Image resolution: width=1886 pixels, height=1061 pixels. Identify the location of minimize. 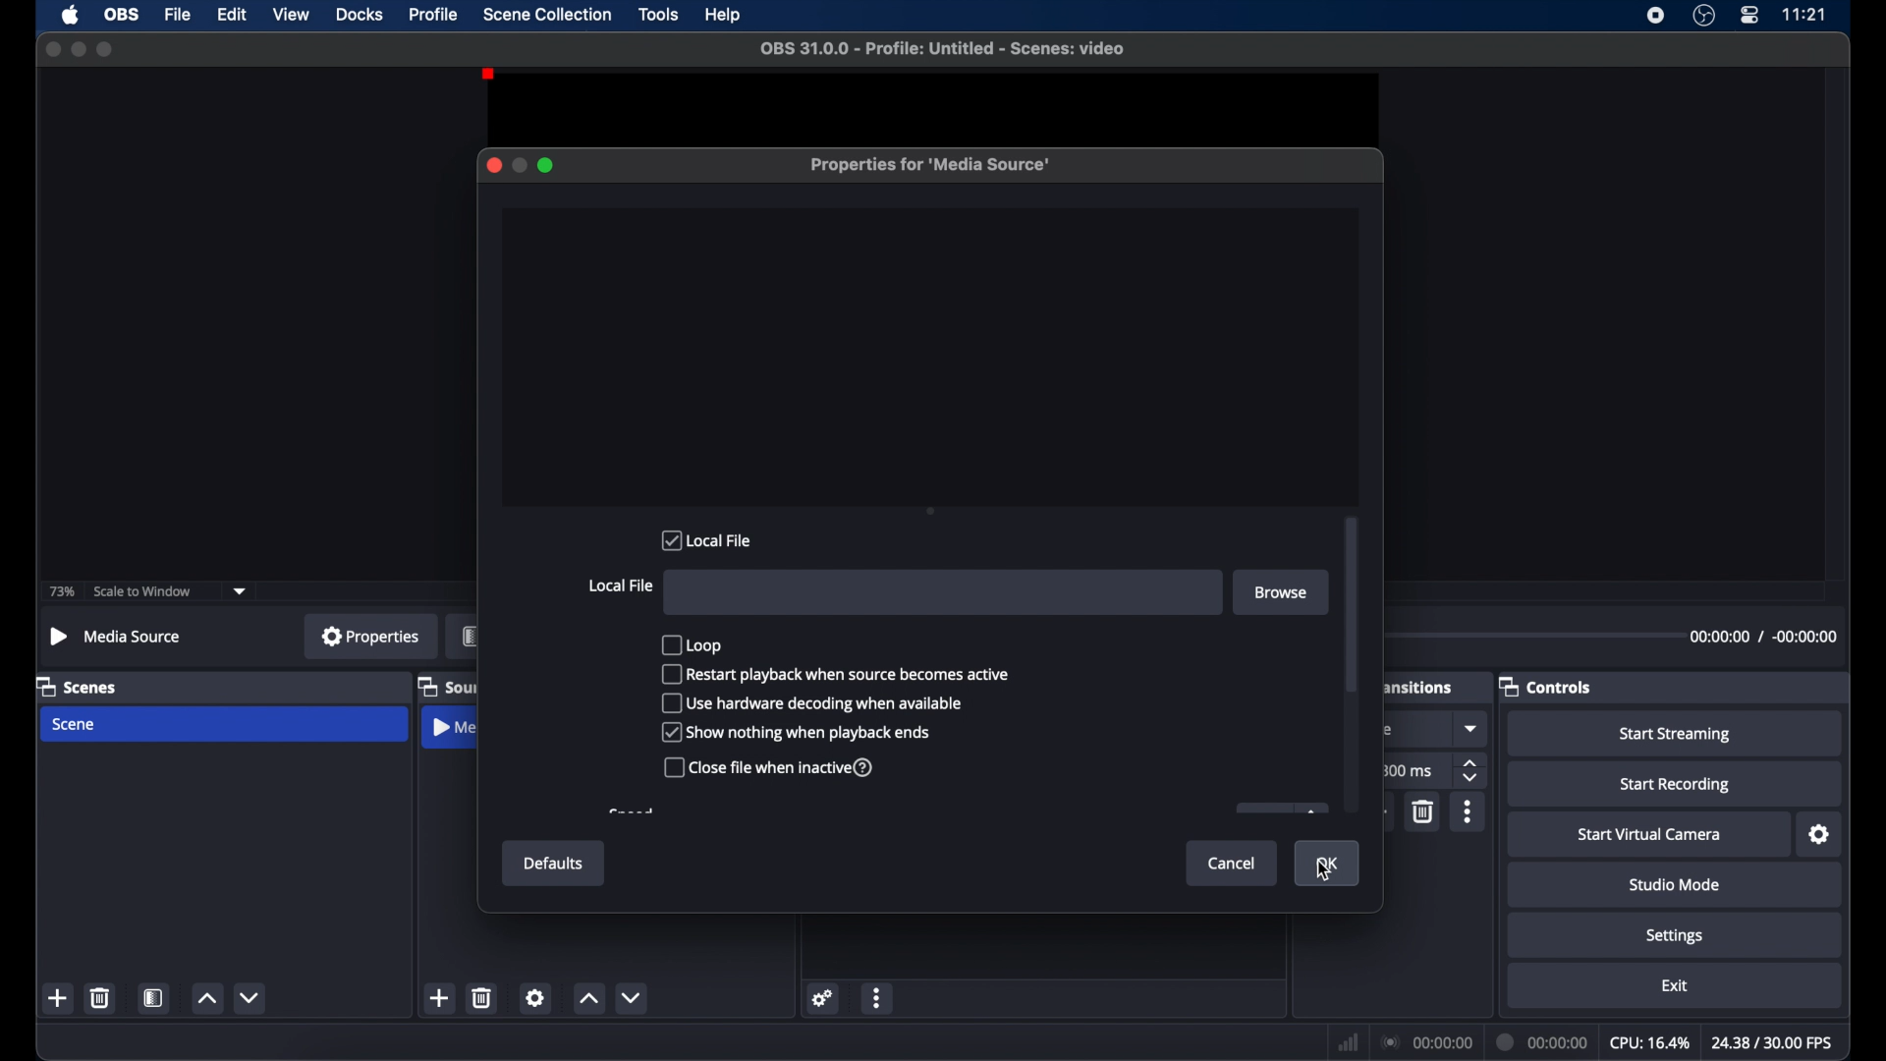
(519, 165).